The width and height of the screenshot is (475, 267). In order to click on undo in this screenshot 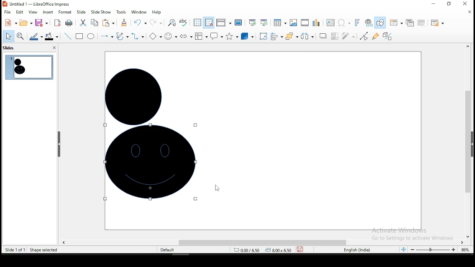, I will do `click(140, 23)`.